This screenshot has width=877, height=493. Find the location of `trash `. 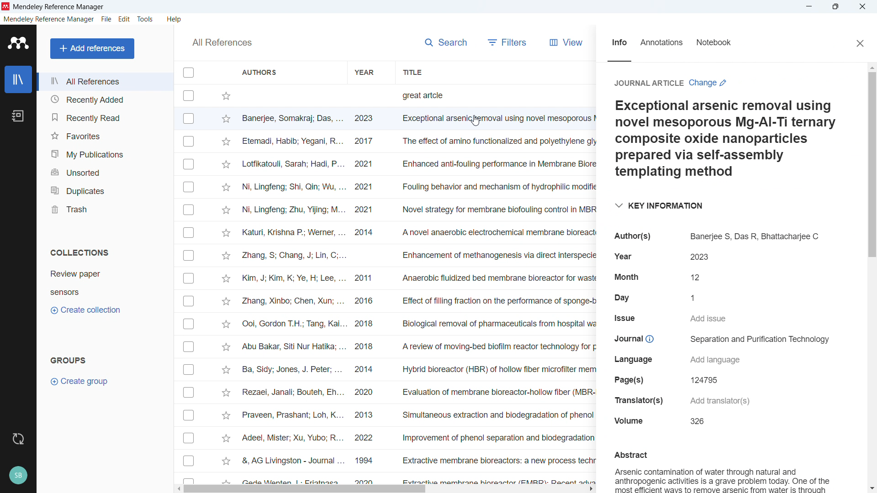

trash  is located at coordinates (104, 209).